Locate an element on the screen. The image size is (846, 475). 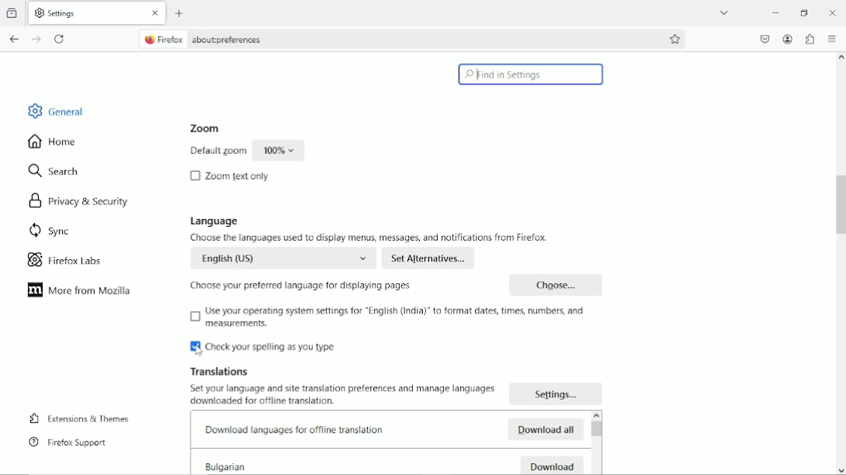
Go back is located at coordinates (14, 38).